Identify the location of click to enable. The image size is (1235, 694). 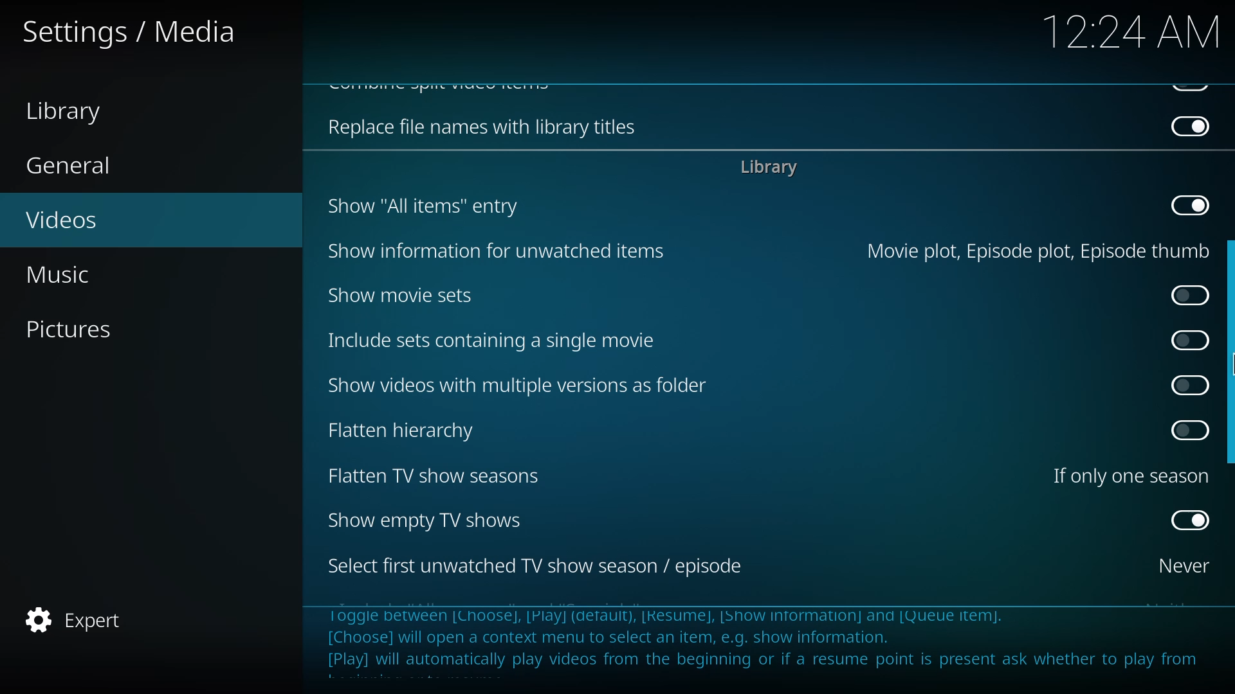
(1186, 382).